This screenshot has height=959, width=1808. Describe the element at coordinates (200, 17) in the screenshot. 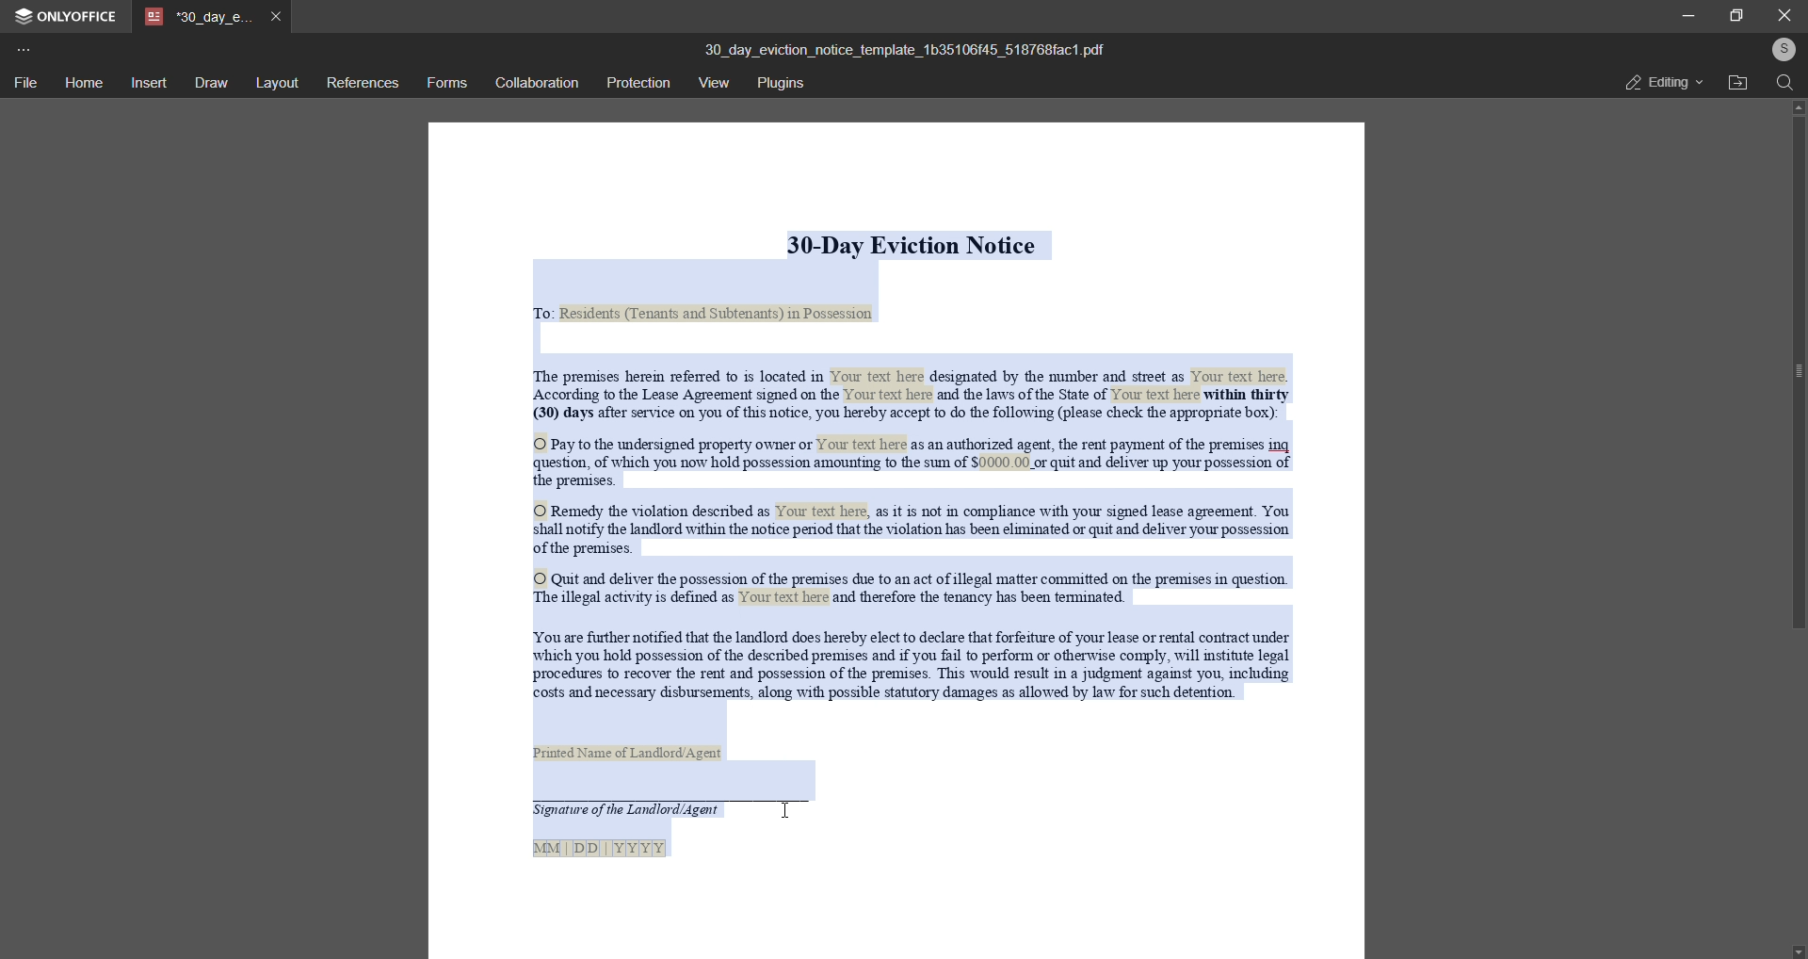

I see `tab name` at that location.